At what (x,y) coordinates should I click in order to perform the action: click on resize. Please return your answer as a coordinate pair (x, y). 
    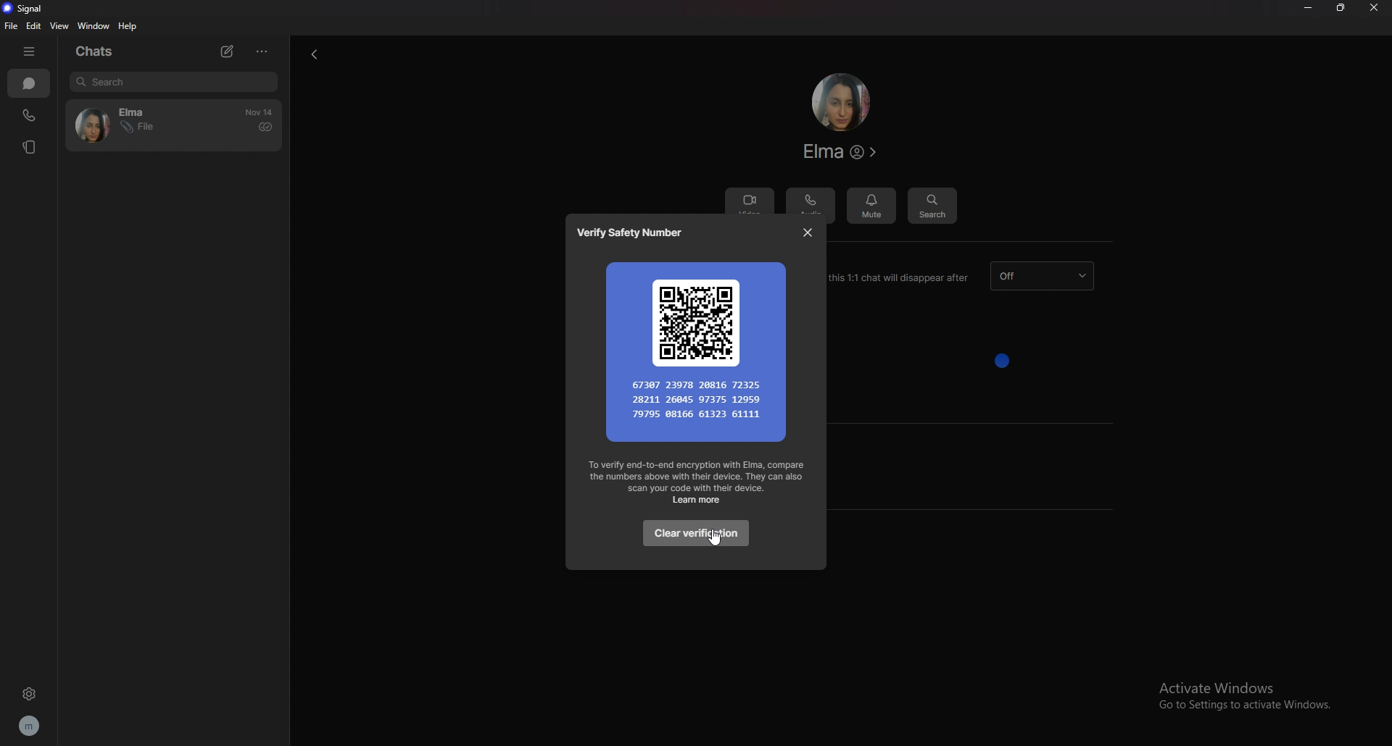
    Looking at the image, I should click on (1341, 8).